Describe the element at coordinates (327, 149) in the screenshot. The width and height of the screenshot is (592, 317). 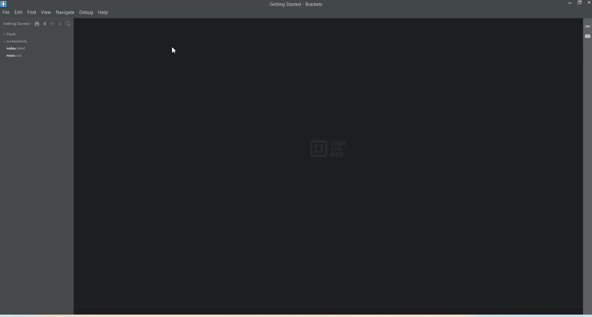
I see `Code the Web` at that location.